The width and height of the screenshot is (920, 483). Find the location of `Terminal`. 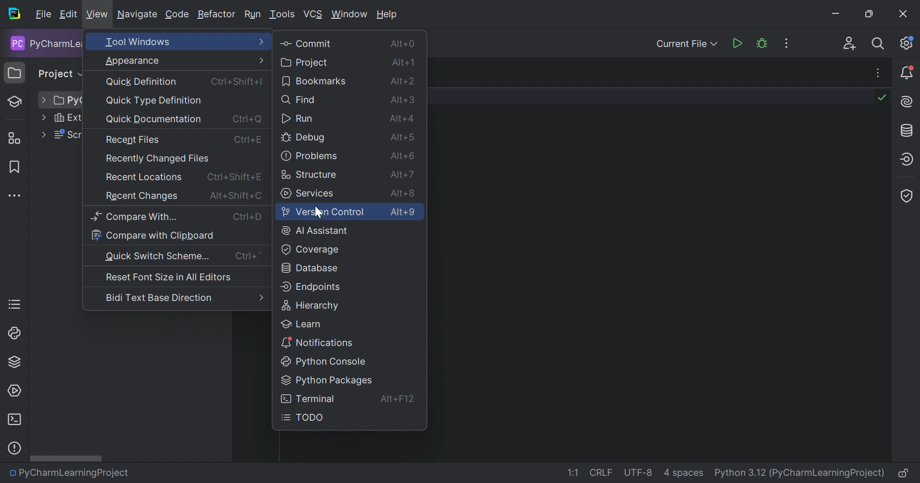

Terminal is located at coordinates (308, 398).